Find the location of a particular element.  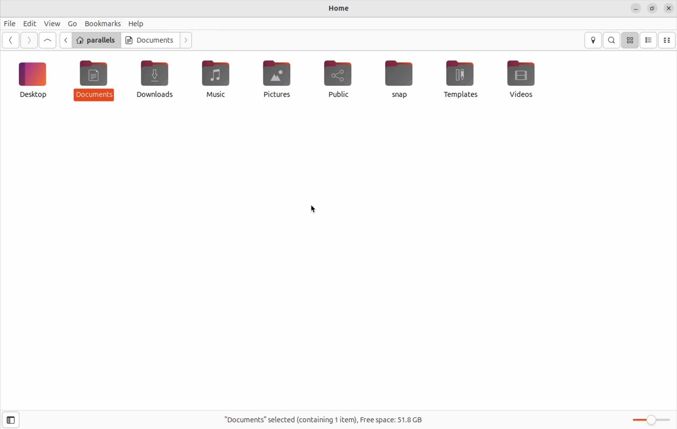

cursor is located at coordinates (317, 211).